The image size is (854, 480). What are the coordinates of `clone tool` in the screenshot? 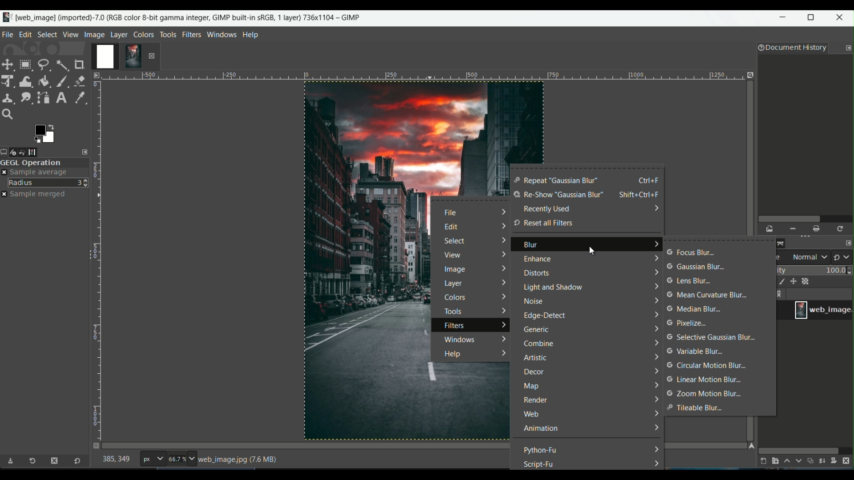 It's located at (8, 97).